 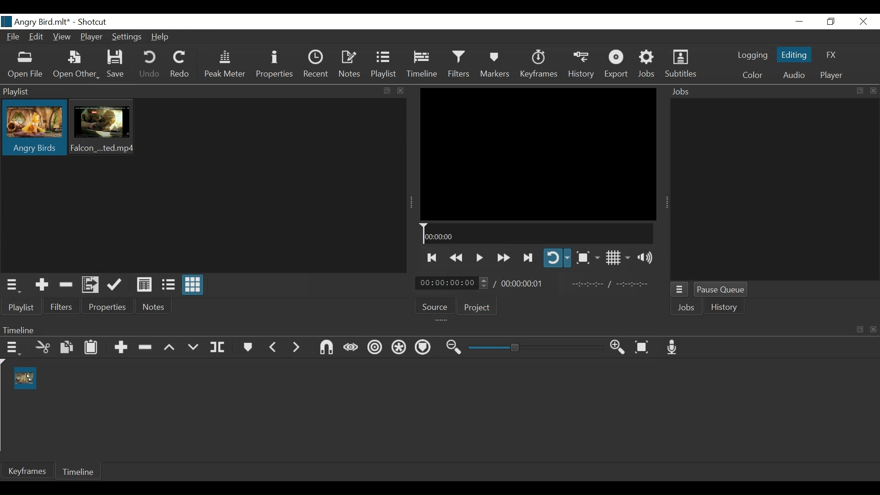 What do you see at coordinates (457, 256) in the screenshot?
I see `Play backward quickly` at bounding box center [457, 256].